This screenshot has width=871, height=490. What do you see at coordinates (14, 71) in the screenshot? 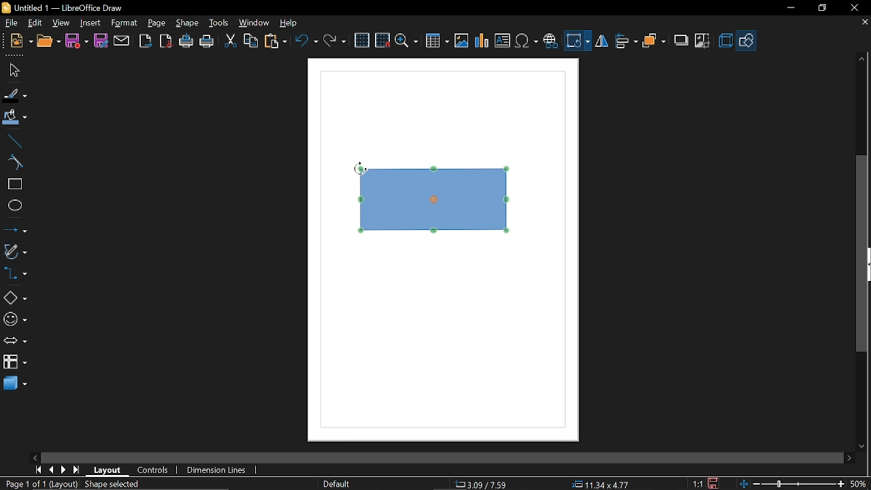
I see `Select` at bounding box center [14, 71].